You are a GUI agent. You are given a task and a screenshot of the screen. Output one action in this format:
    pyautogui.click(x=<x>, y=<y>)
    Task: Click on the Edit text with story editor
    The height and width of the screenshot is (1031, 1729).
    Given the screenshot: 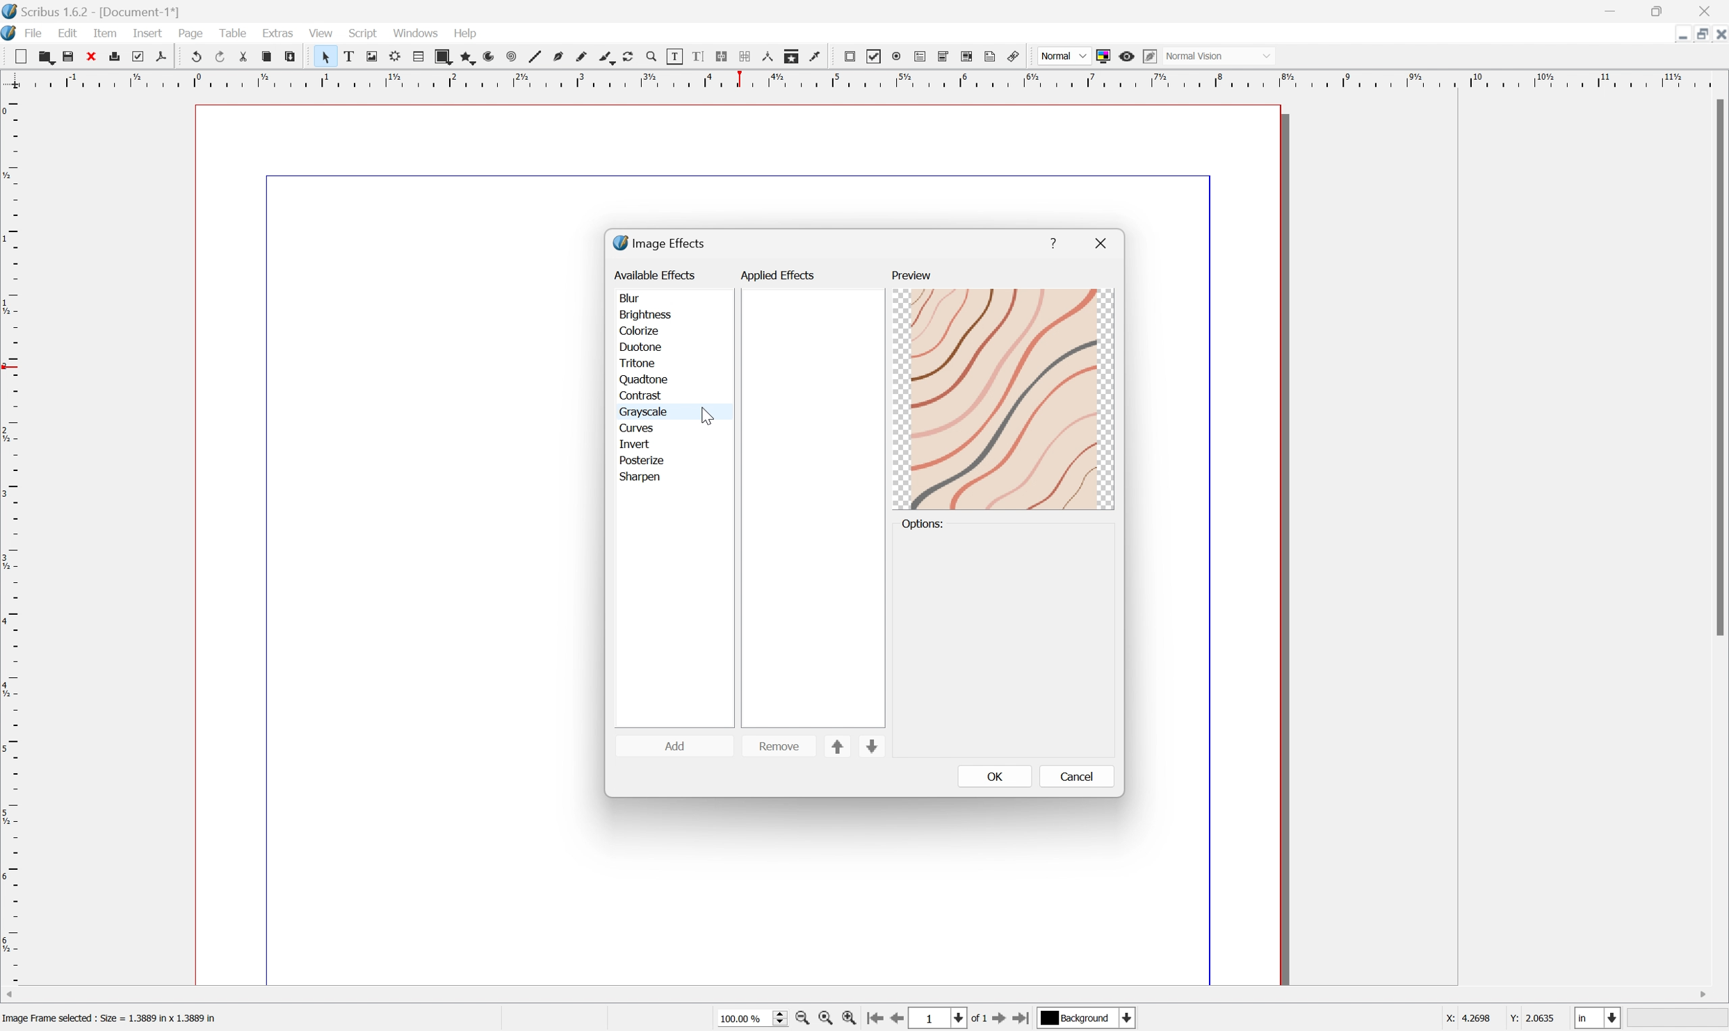 What is the action you would take?
    pyautogui.click(x=704, y=56)
    